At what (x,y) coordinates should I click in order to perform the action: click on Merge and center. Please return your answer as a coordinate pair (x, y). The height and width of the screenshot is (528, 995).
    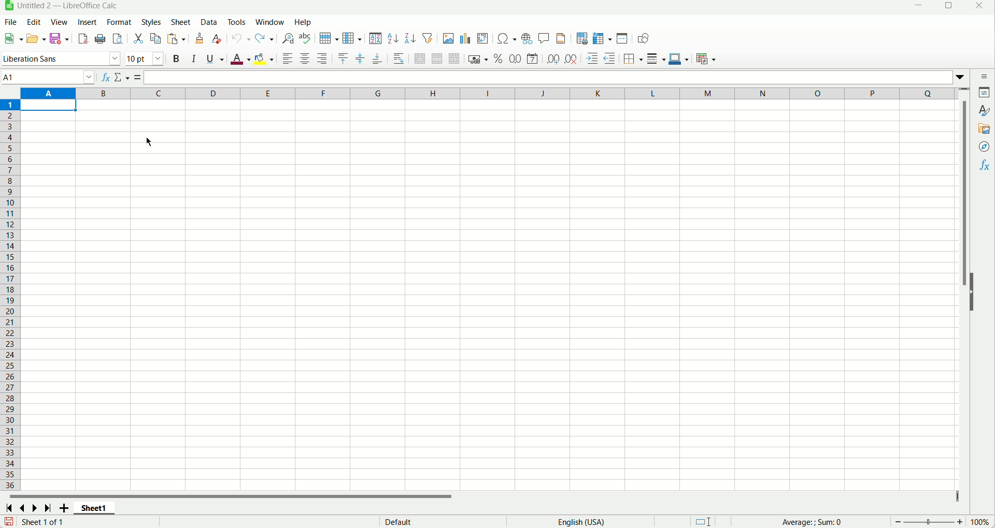
    Looking at the image, I should click on (420, 58).